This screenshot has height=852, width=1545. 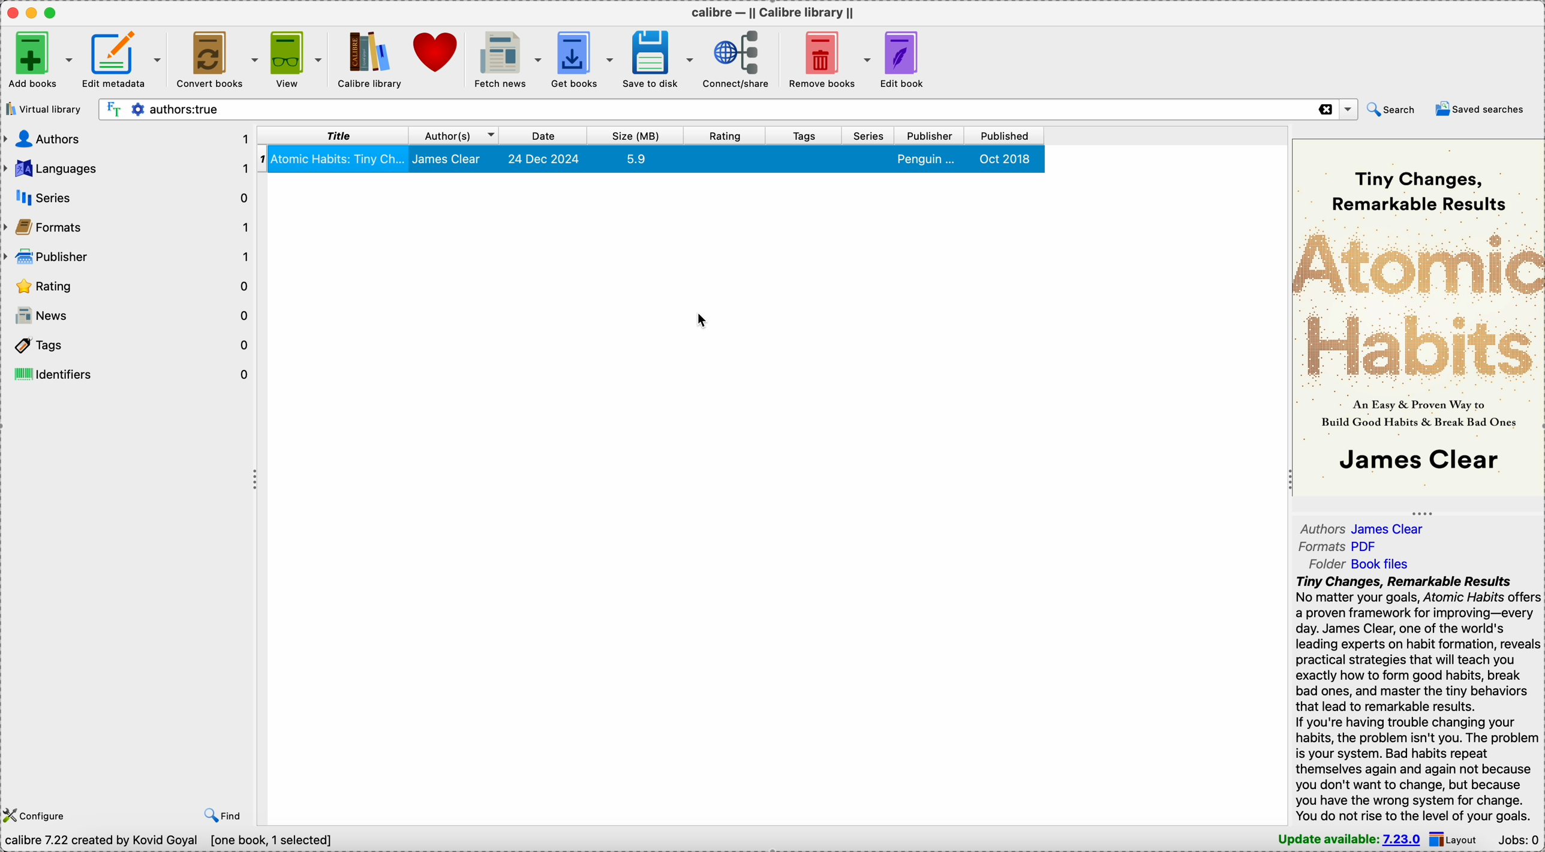 What do you see at coordinates (826, 61) in the screenshot?
I see `remove books` at bounding box center [826, 61].